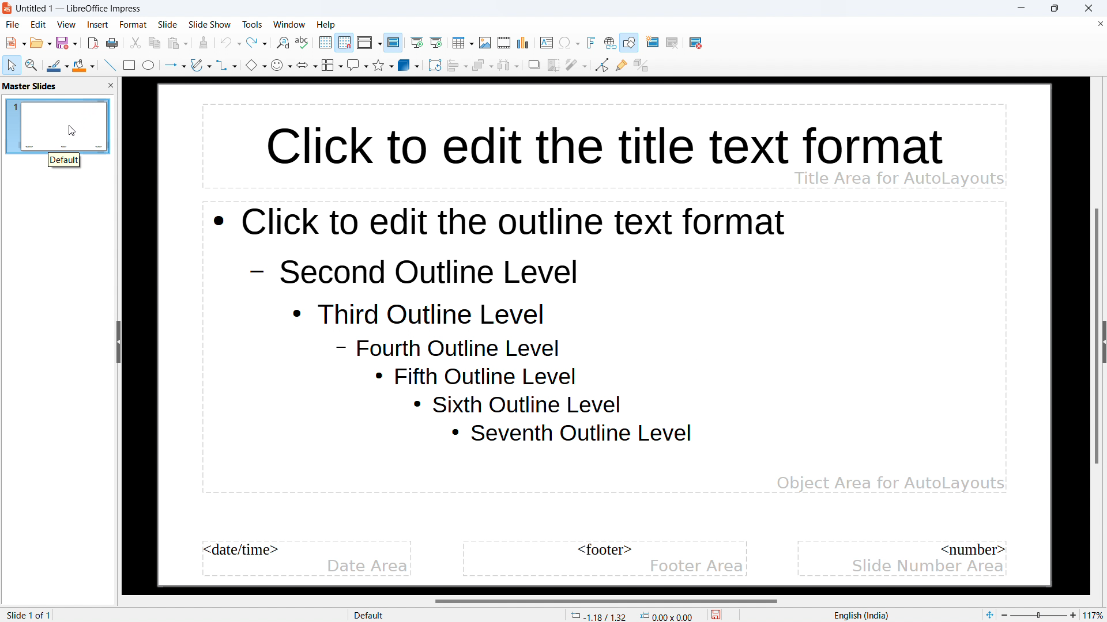 This screenshot has width=1107, height=622. What do you see at coordinates (435, 66) in the screenshot?
I see `rotate` at bounding box center [435, 66].